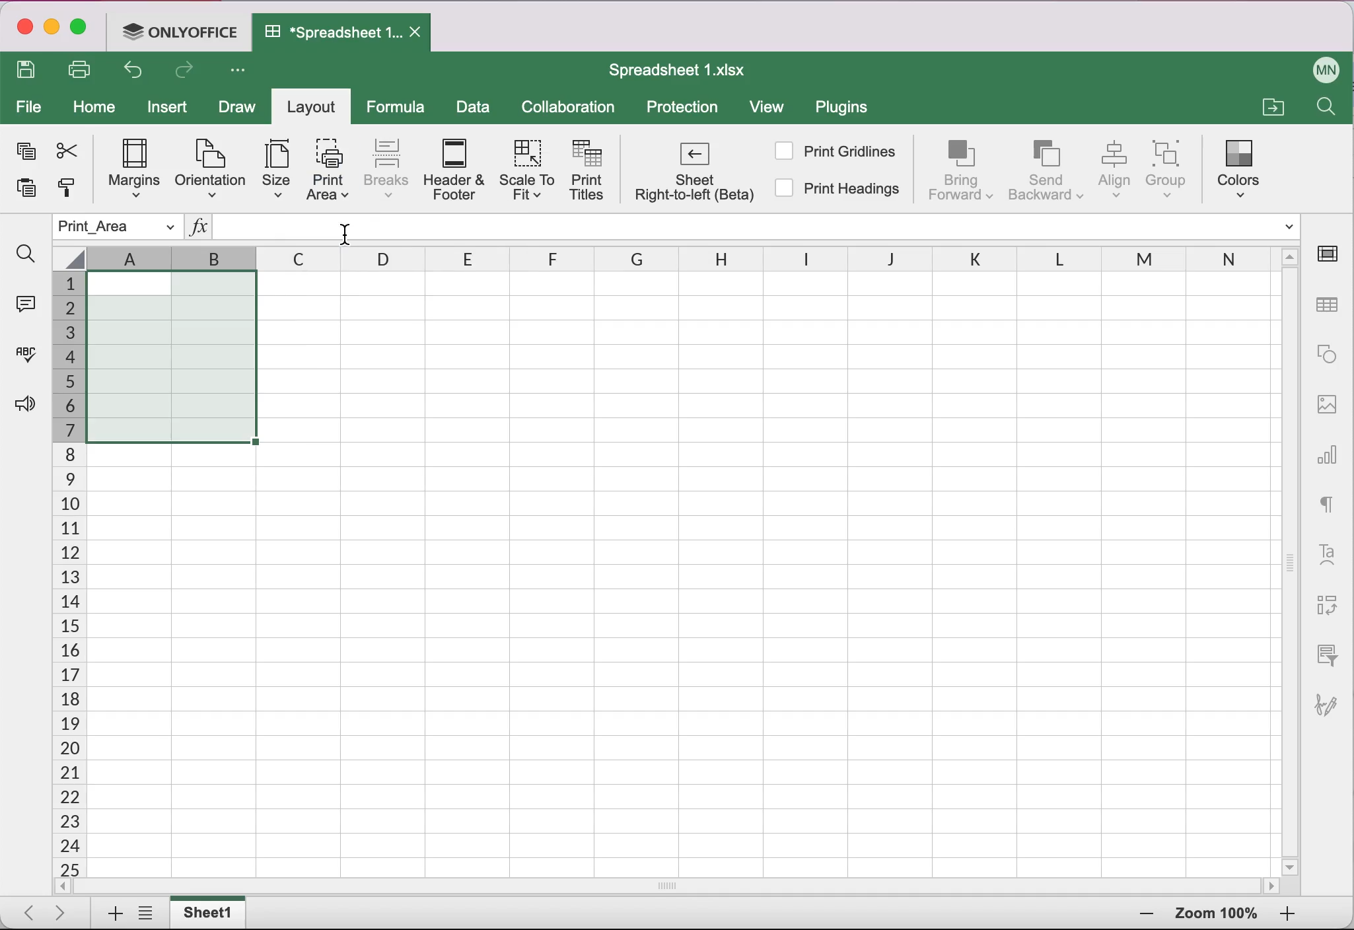 The height and width of the screenshot is (930, 1354). What do you see at coordinates (1332, 698) in the screenshot?
I see `signature` at bounding box center [1332, 698].